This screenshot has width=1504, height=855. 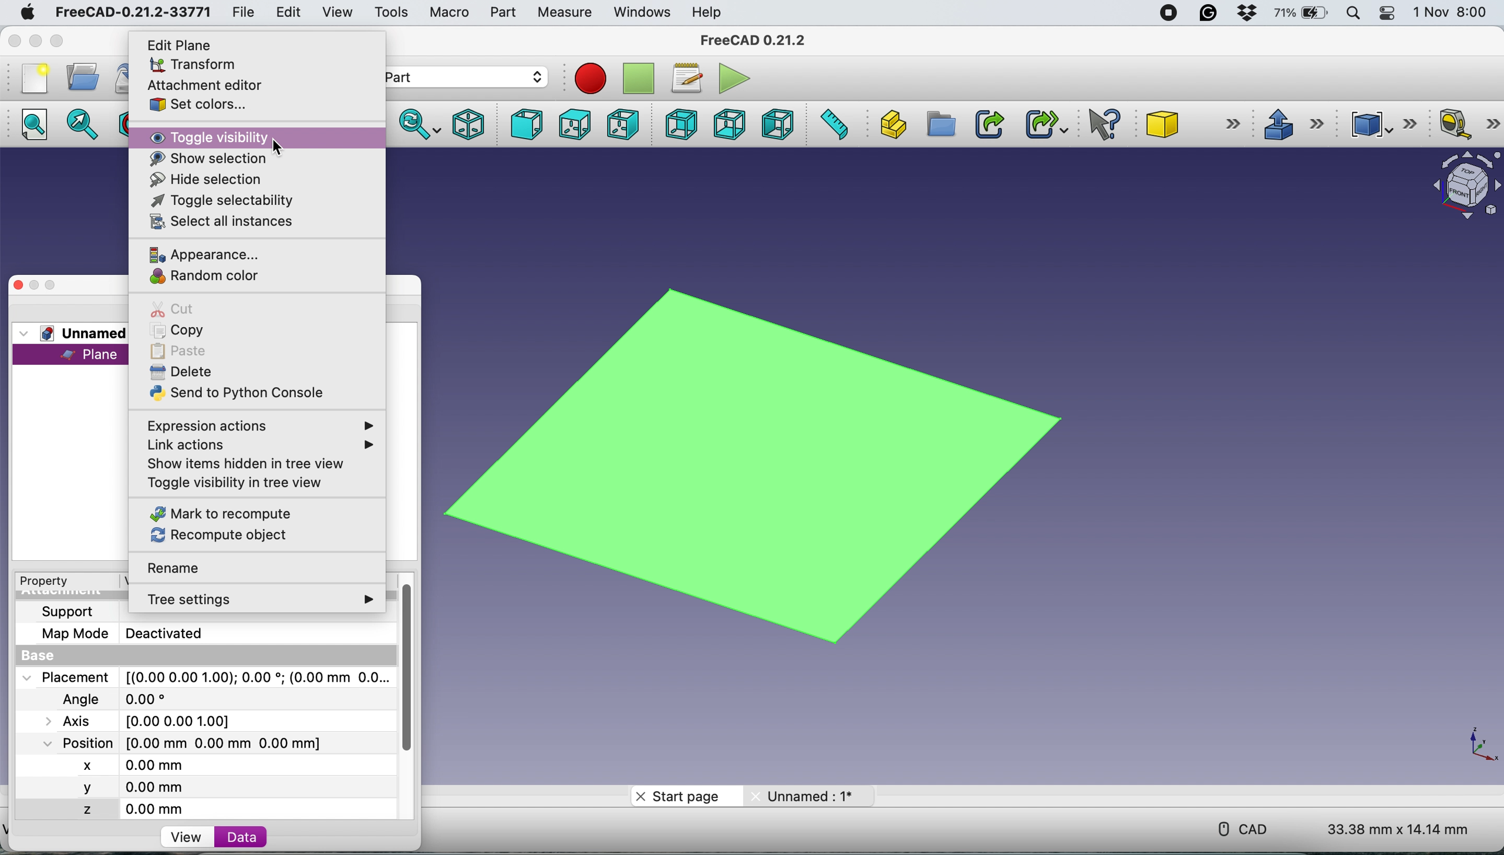 What do you see at coordinates (265, 601) in the screenshot?
I see `tree settings` at bounding box center [265, 601].